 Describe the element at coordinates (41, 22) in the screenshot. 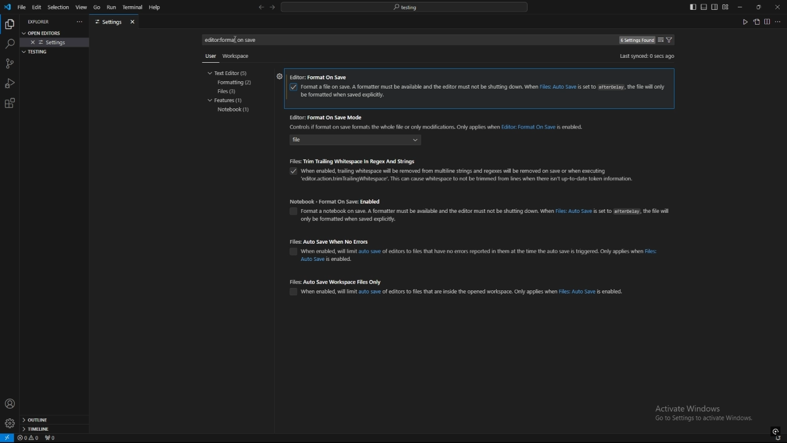

I see `explorer` at that location.